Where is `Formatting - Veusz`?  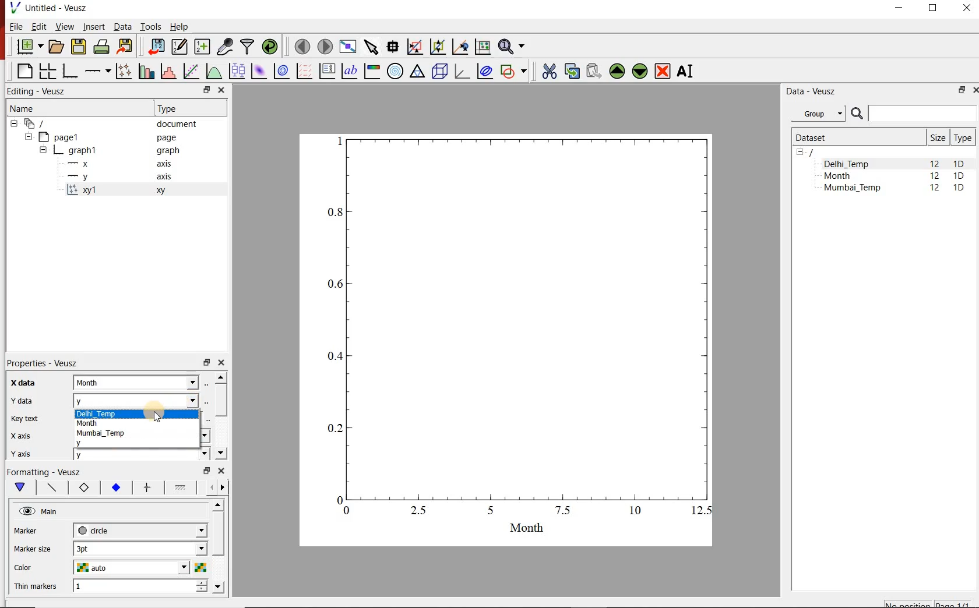 Formatting - Veusz is located at coordinates (47, 471).